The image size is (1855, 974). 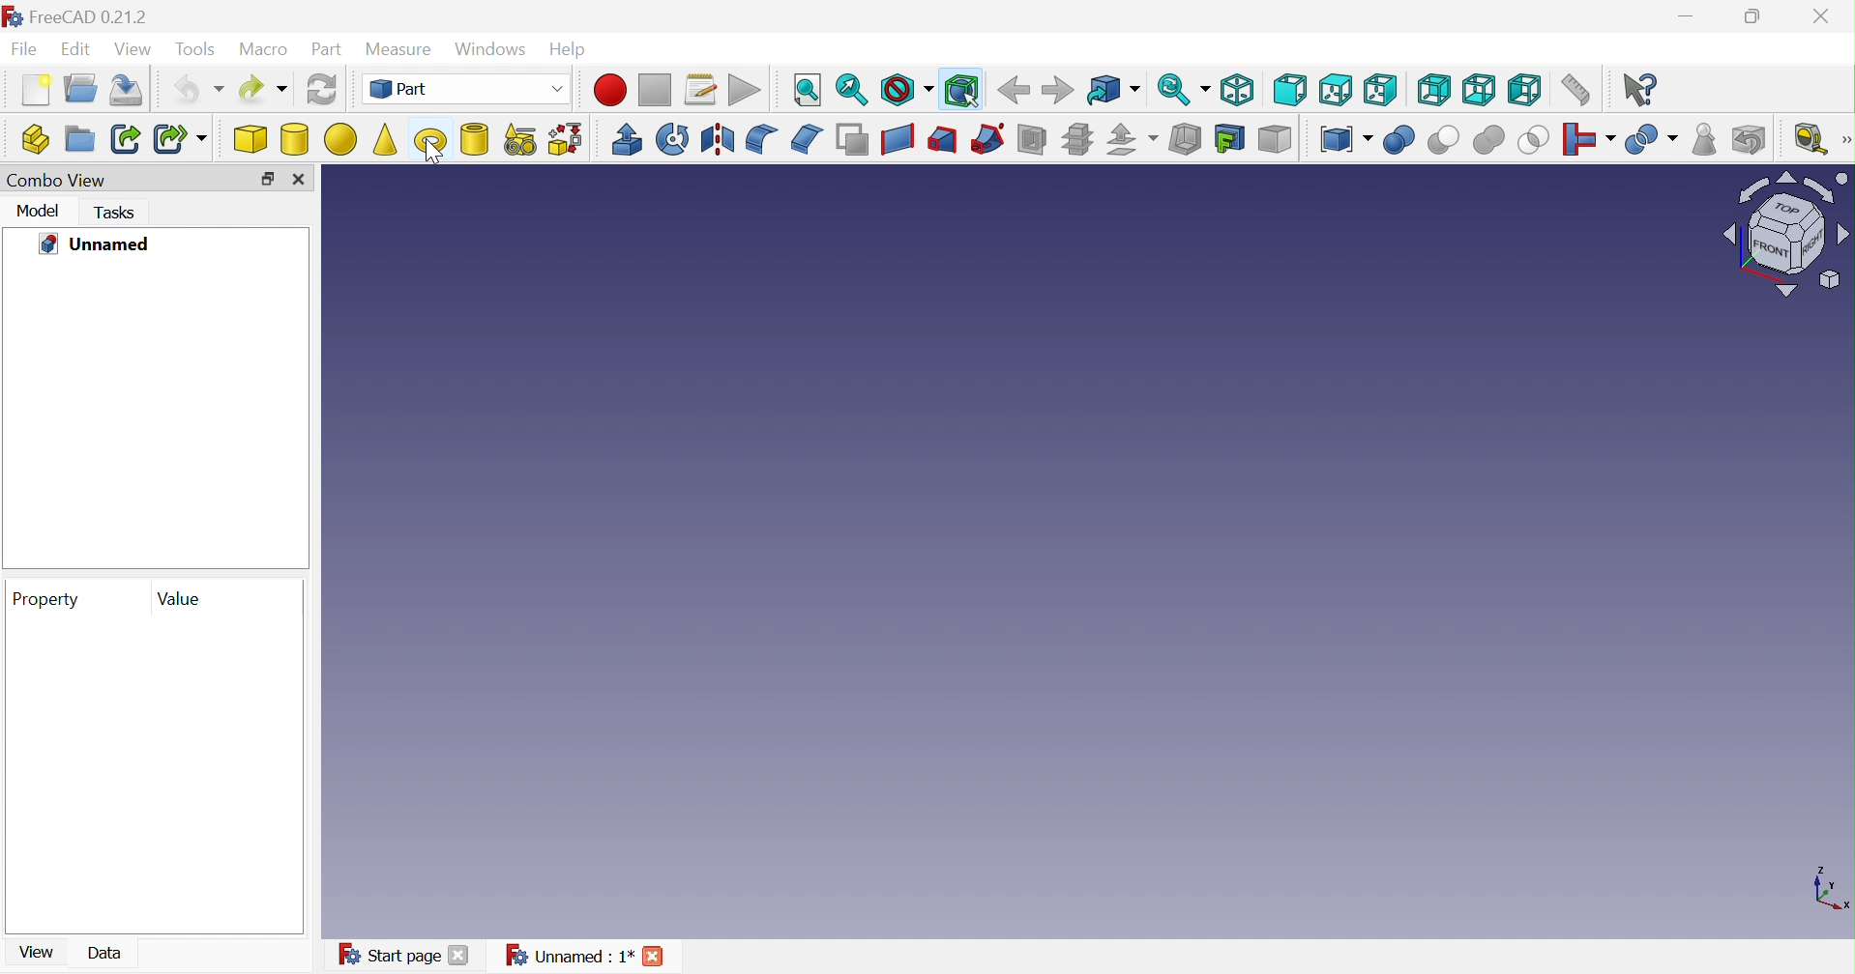 What do you see at coordinates (178, 598) in the screenshot?
I see `Value` at bounding box center [178, 598].